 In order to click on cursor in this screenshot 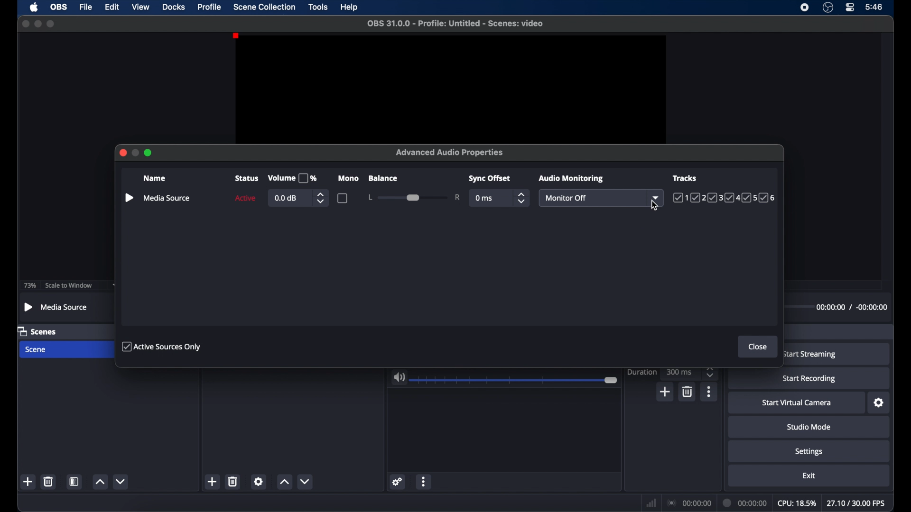, I will do `click(654, 206)`.